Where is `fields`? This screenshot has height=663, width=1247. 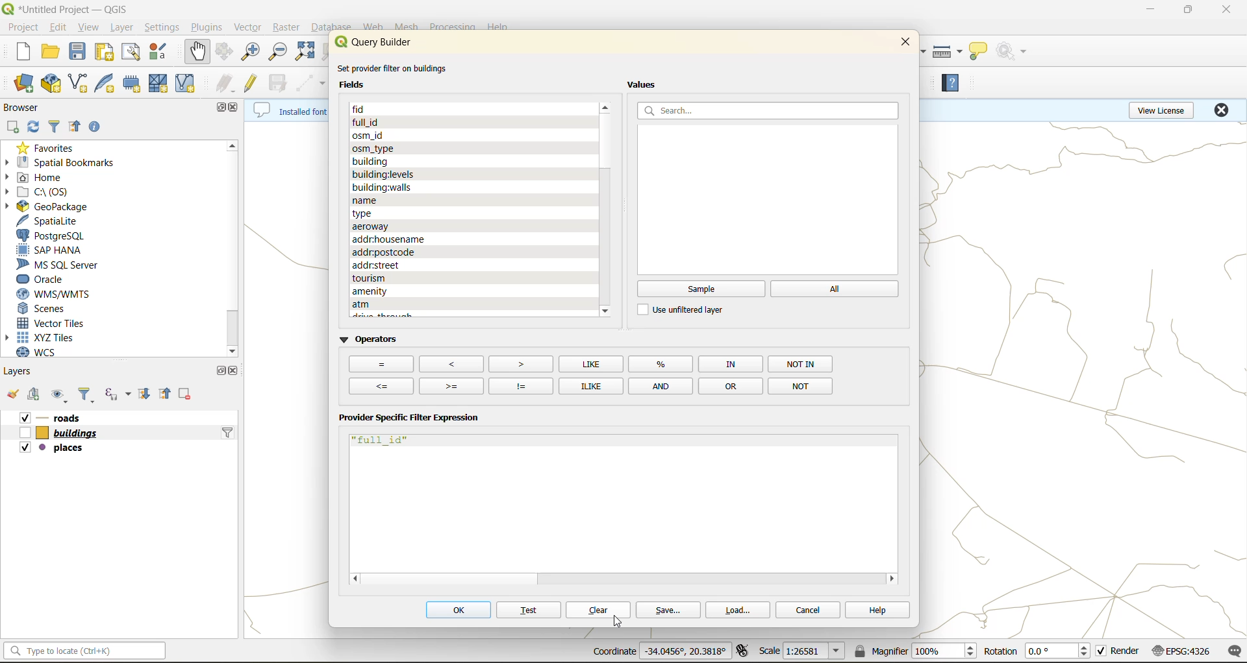 fields is located at coordinates (394, 252).